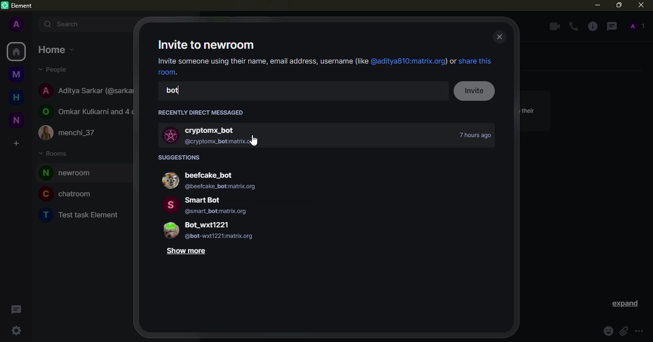  What do you see at coordinates (612, 27) in the screenshot?
I see `threads` at bounding box center [612, 27].